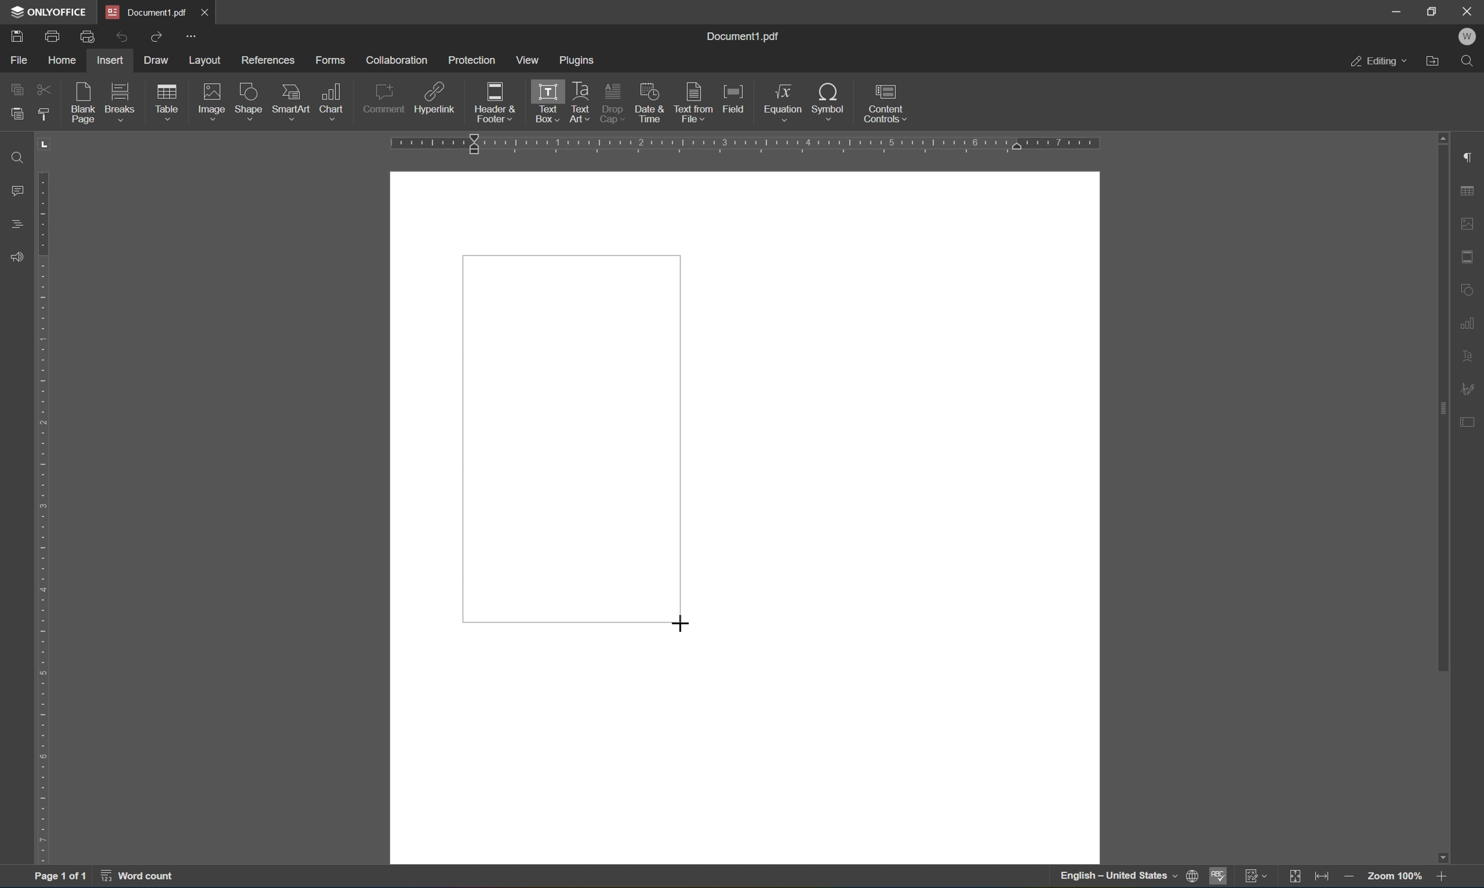 The width and height of the screenshot is (1484, 888). What do you see at coordinates (495, 104) in the screenshot?
I see `header and footer` at bounding box center [495, 104].